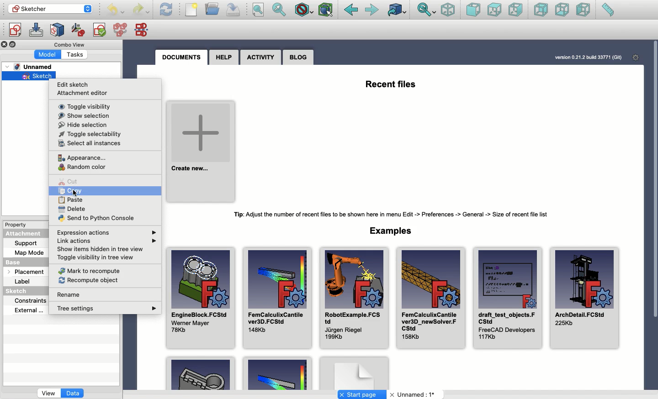 The width and height of the screenshot is (658, 399). I want to click on Show items hidden in tree view, so click(101, 249).